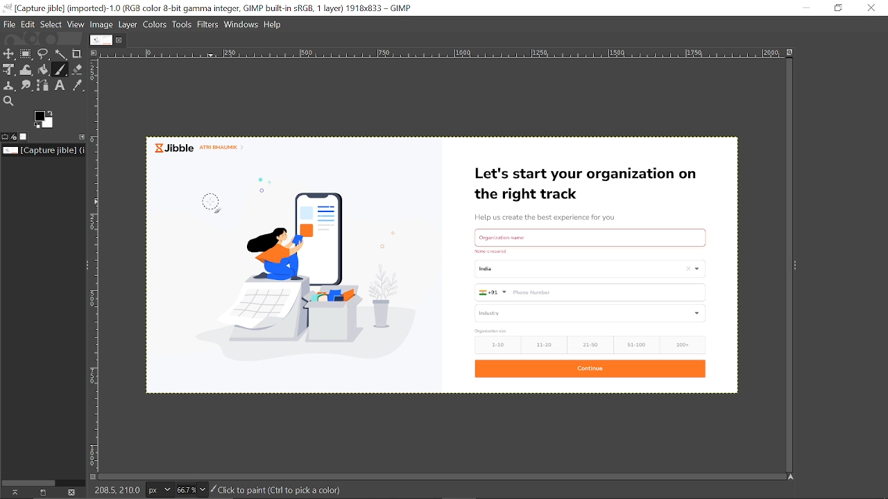 This screenshot has height=499, width=888. I want to click on Click to paint(Ctrl to pick a color), so click(274, 491).